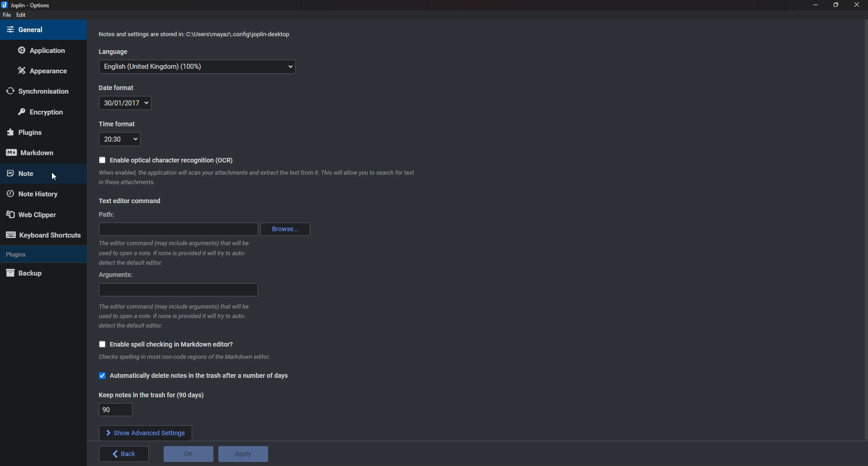  I want to click on back, so click(124, 454).